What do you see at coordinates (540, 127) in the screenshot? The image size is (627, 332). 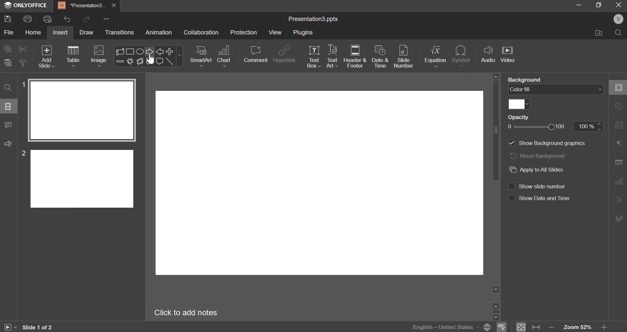 I see `opacity` at bounding box center [540, 127].